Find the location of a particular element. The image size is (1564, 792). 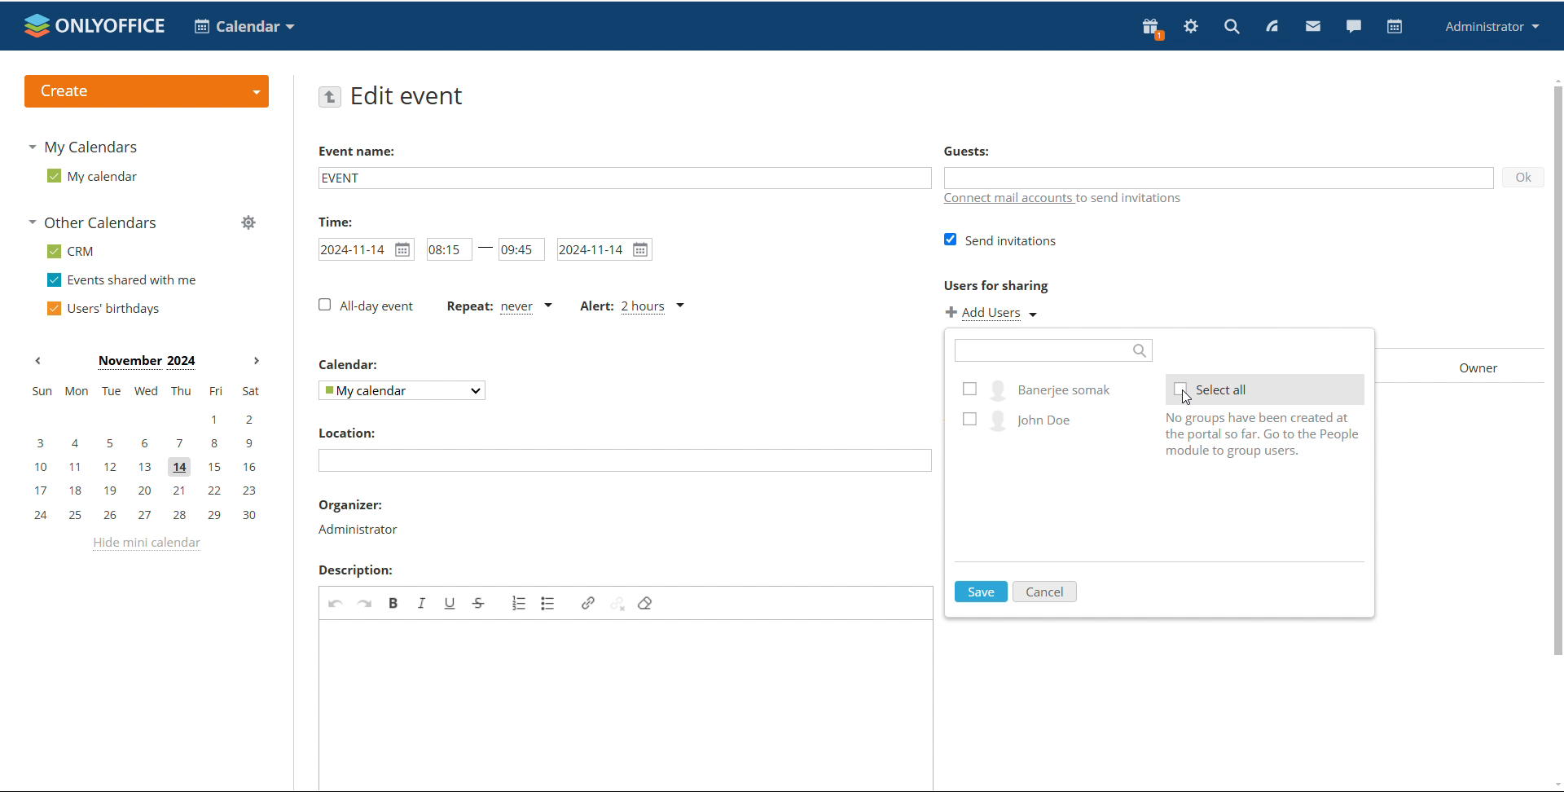

chat is located at coordinates (1353, 25).